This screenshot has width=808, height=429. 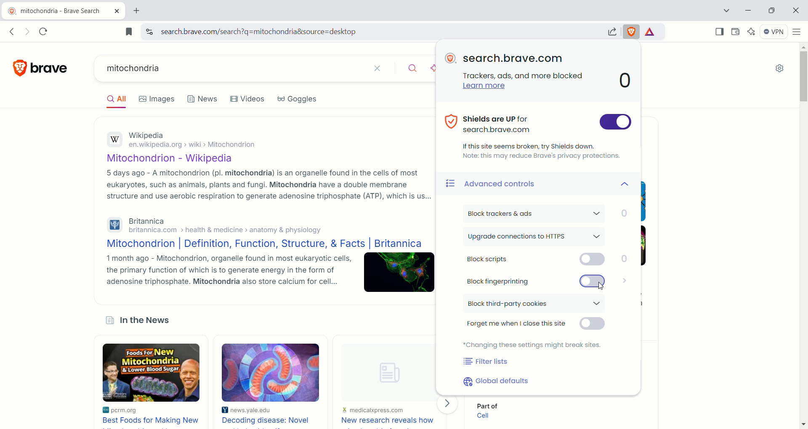 I want to click on upgrade connections to HTTPS, so click(x=537, y=237).